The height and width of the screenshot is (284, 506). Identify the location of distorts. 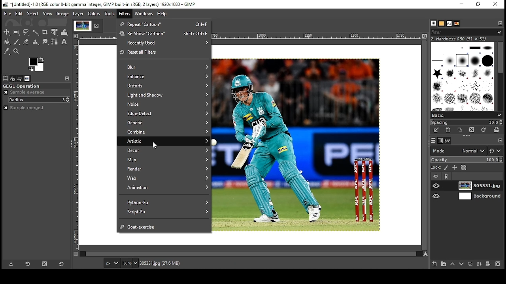
(164, 85).